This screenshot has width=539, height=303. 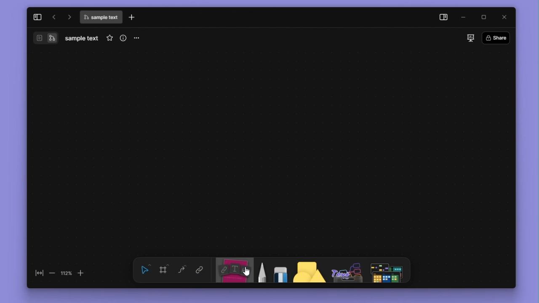 What do you see at coordinates (132, 17) in the screenshot?
I see `new tab` at bounding box center [132, 17].